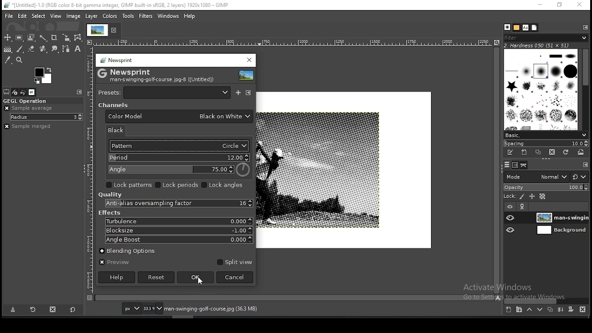 This screenshot has height=333, width=592. What do you see at coordinates (19, 60) in the screenshot?
I see `zoom tool` at bounding box center [19, 60].